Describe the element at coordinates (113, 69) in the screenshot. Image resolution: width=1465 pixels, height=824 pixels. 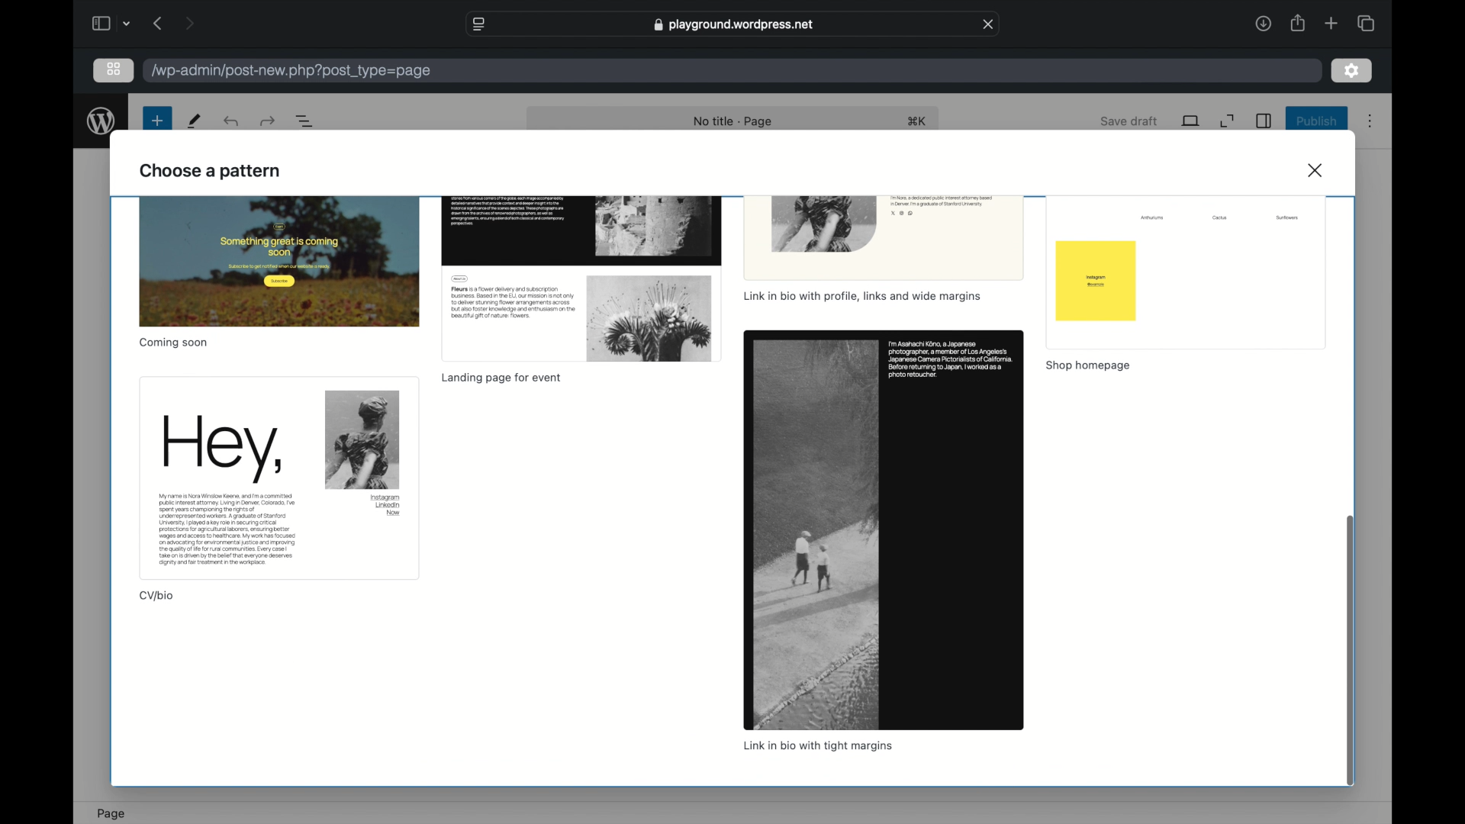
I see `grid` at that location.